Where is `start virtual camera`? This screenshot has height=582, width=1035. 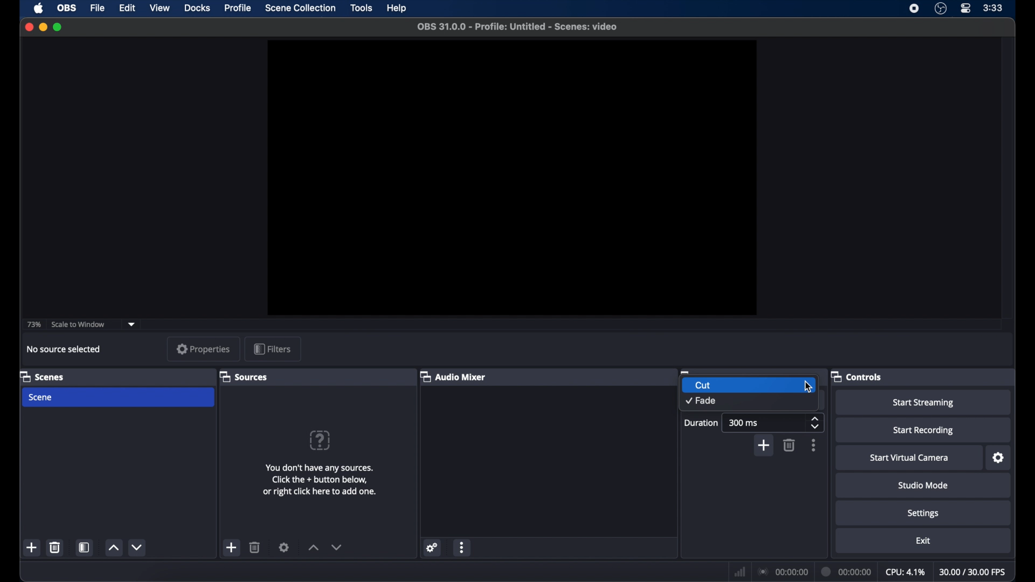
start virtual camera is located at coordinates (911, 458).